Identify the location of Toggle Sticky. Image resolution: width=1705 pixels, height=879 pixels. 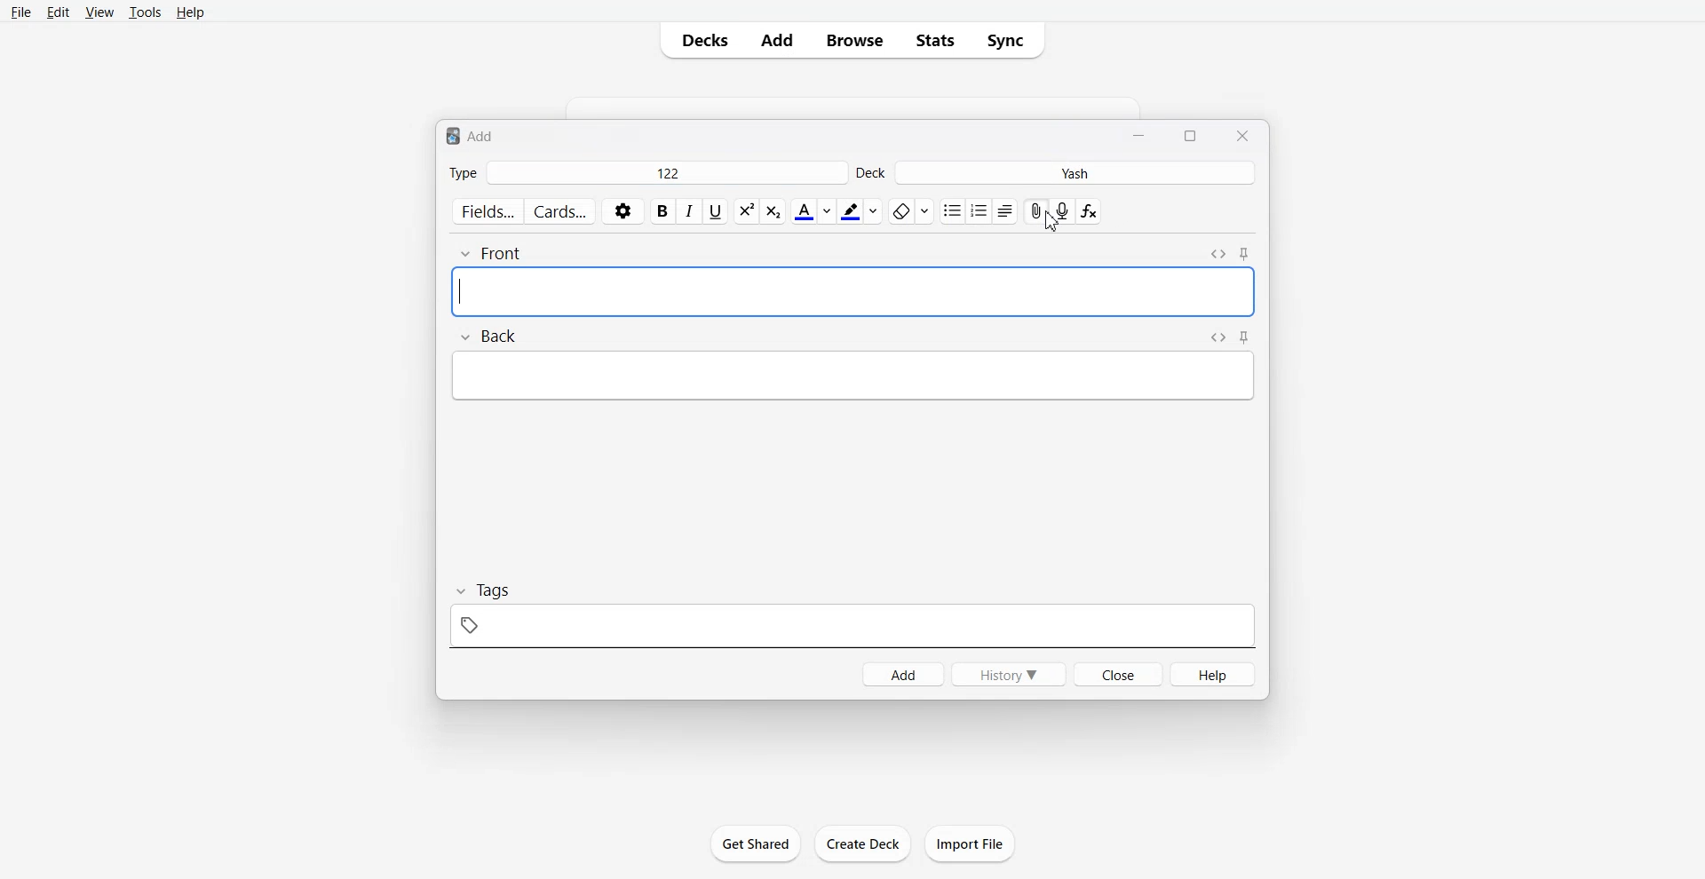
(1246, 337).